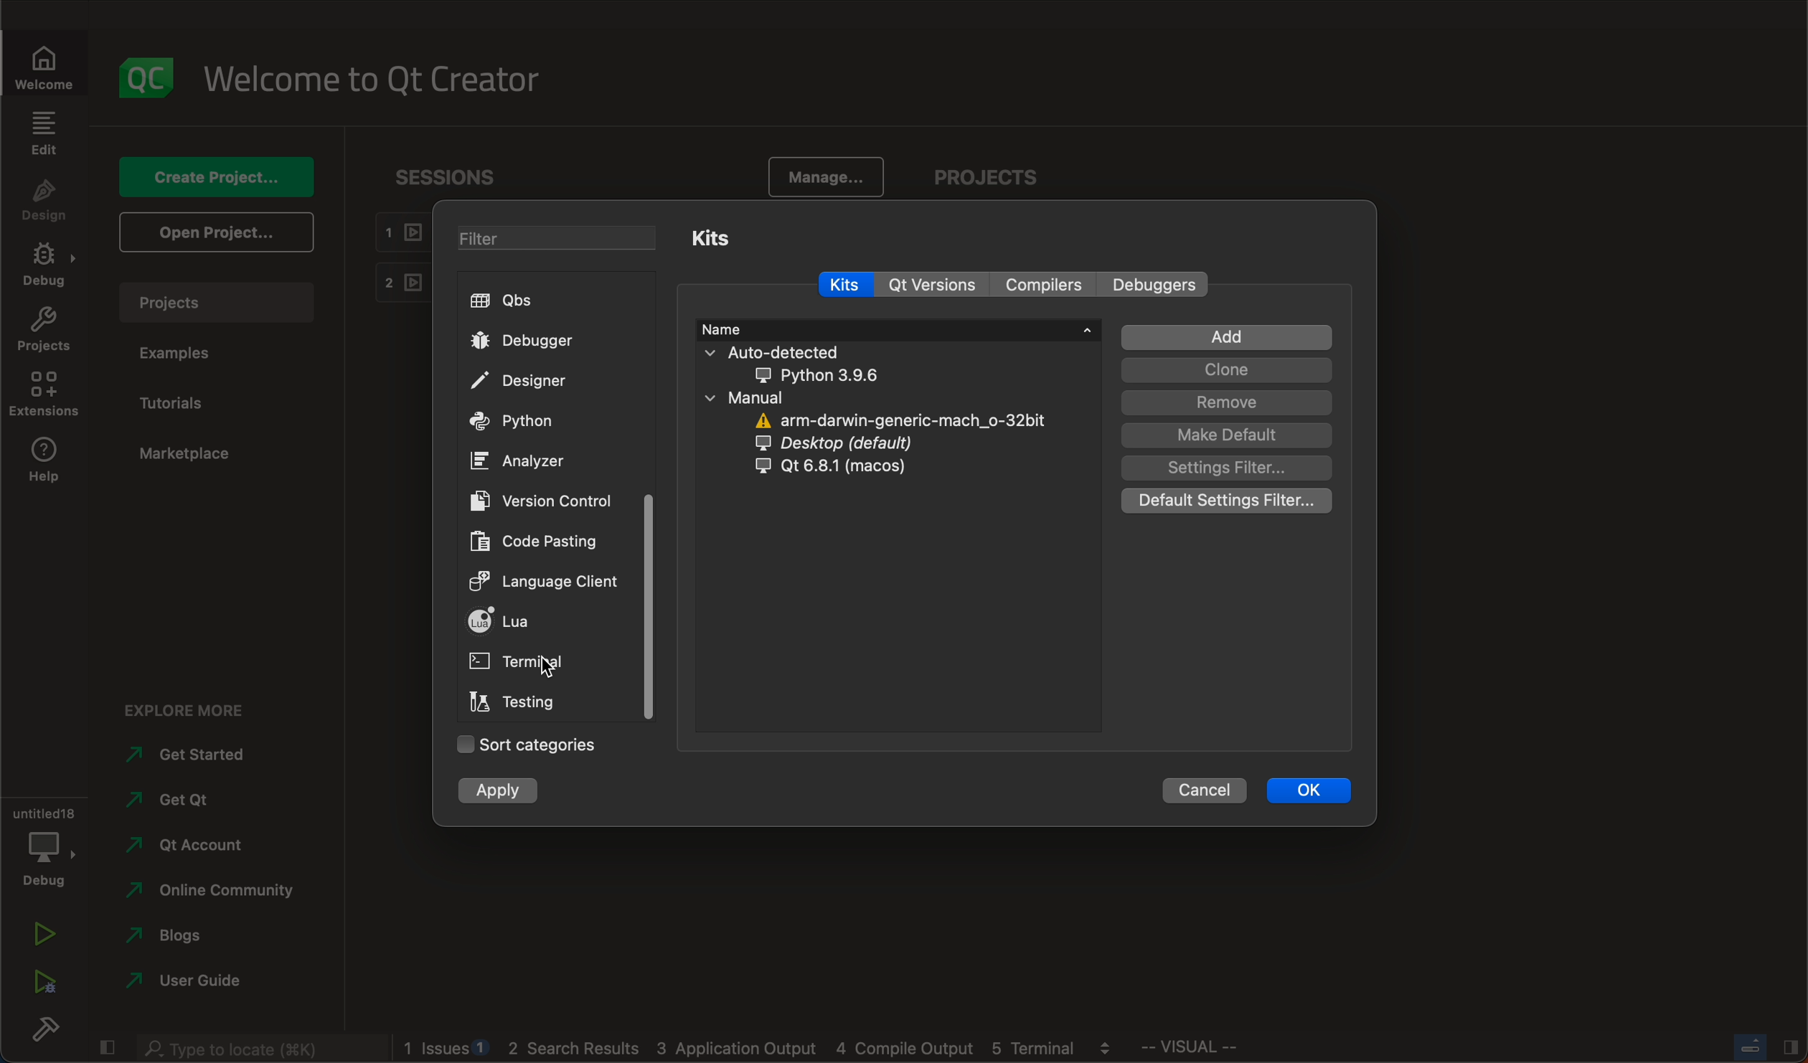 The height and width of the screenshot is (1063, 1808). I want to click on community, so click(219, 890).